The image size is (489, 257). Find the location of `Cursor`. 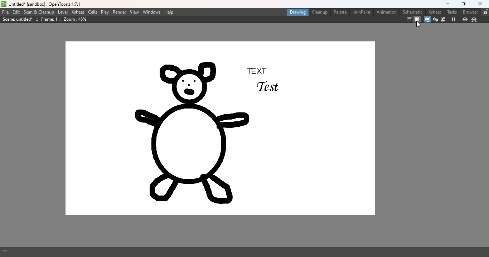

Cursor is located at coordinates (418, 25).